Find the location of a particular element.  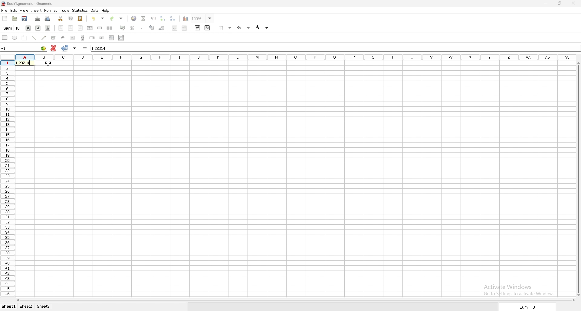

right align is located at coordinates (80, 28).